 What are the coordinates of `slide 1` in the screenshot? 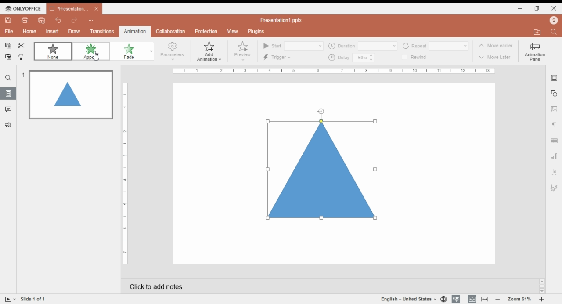 It's located at (74, 96).